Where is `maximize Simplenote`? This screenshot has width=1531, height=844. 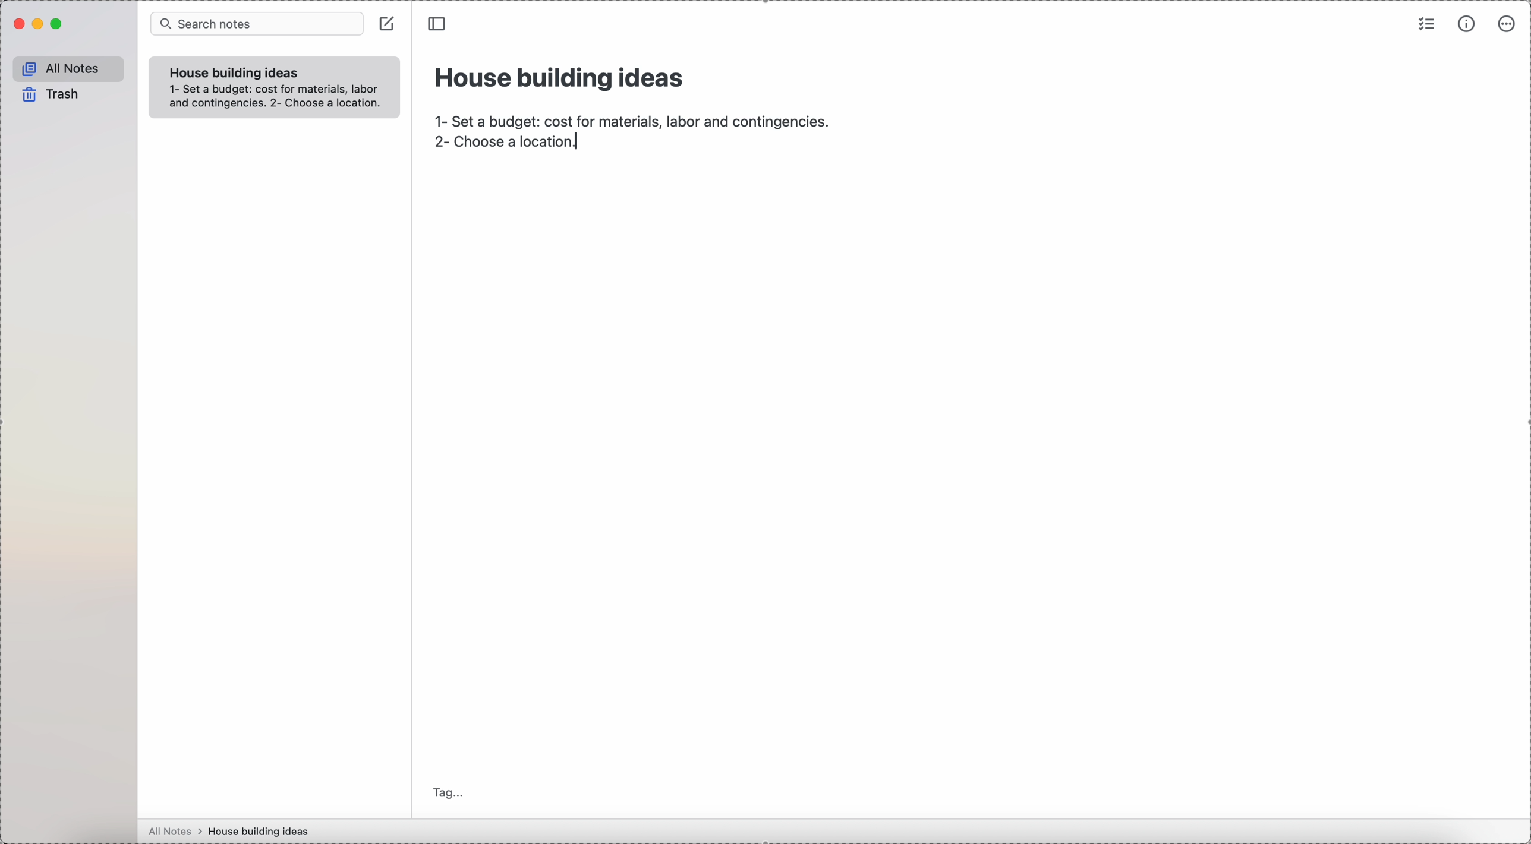
maximize Simplenote is located at coordinates (61, 24).